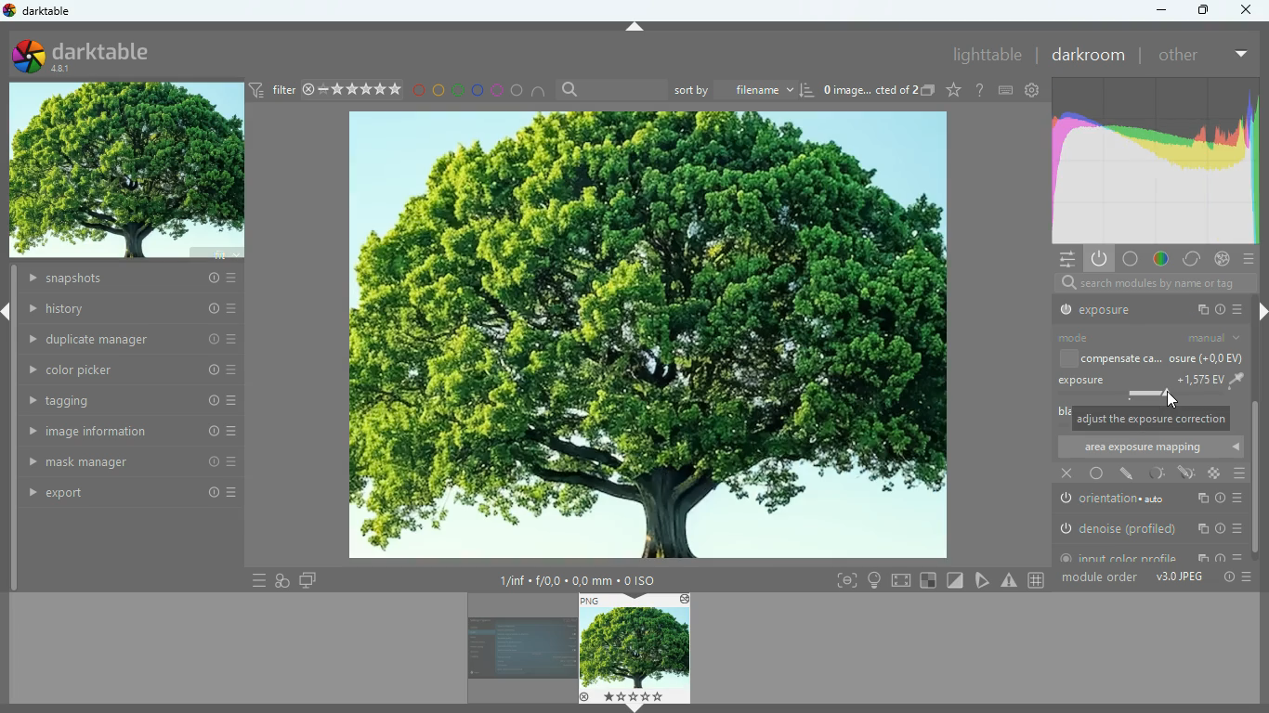 The height and width of the screenshot is (713, 1269). I want to click on more, so click(1240, 55).